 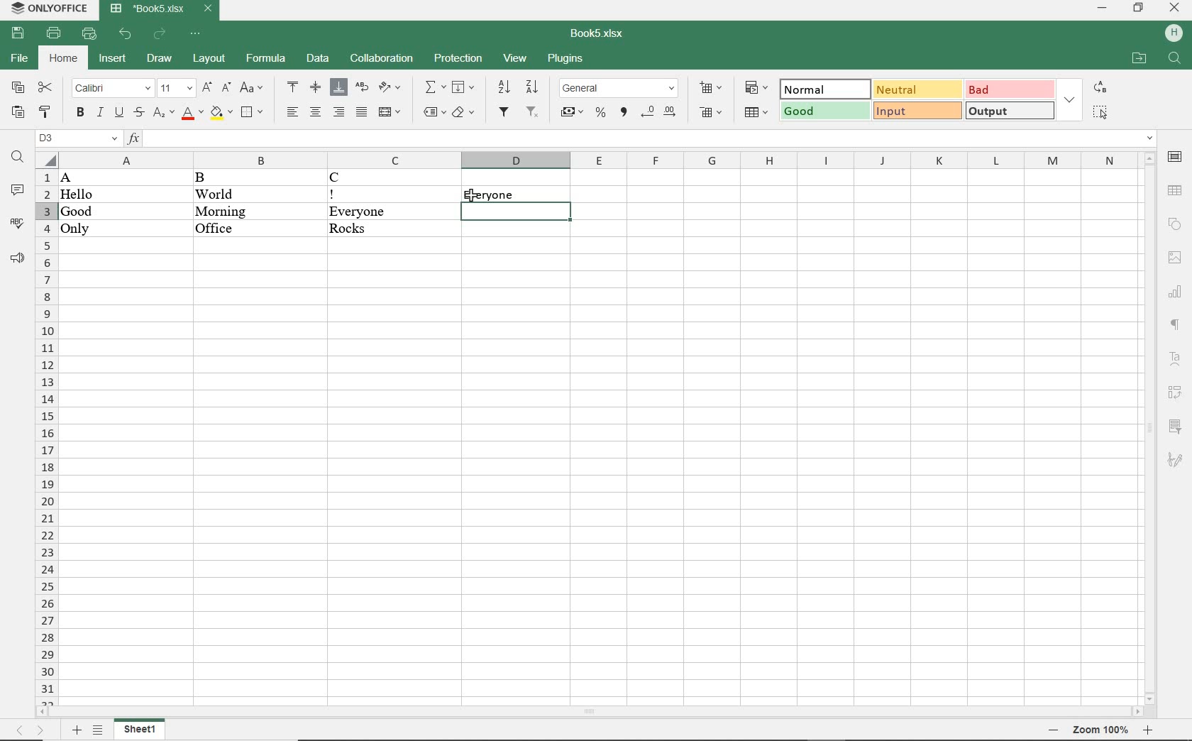 I want to click on formula returns everyone, so click(x=514, y=192).